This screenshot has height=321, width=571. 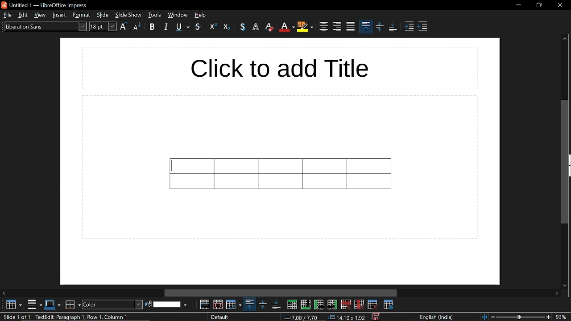 What do you see at coordinates (494, 317) in the screenshot?
I see `zoom out` at bounding box center [494, 317].